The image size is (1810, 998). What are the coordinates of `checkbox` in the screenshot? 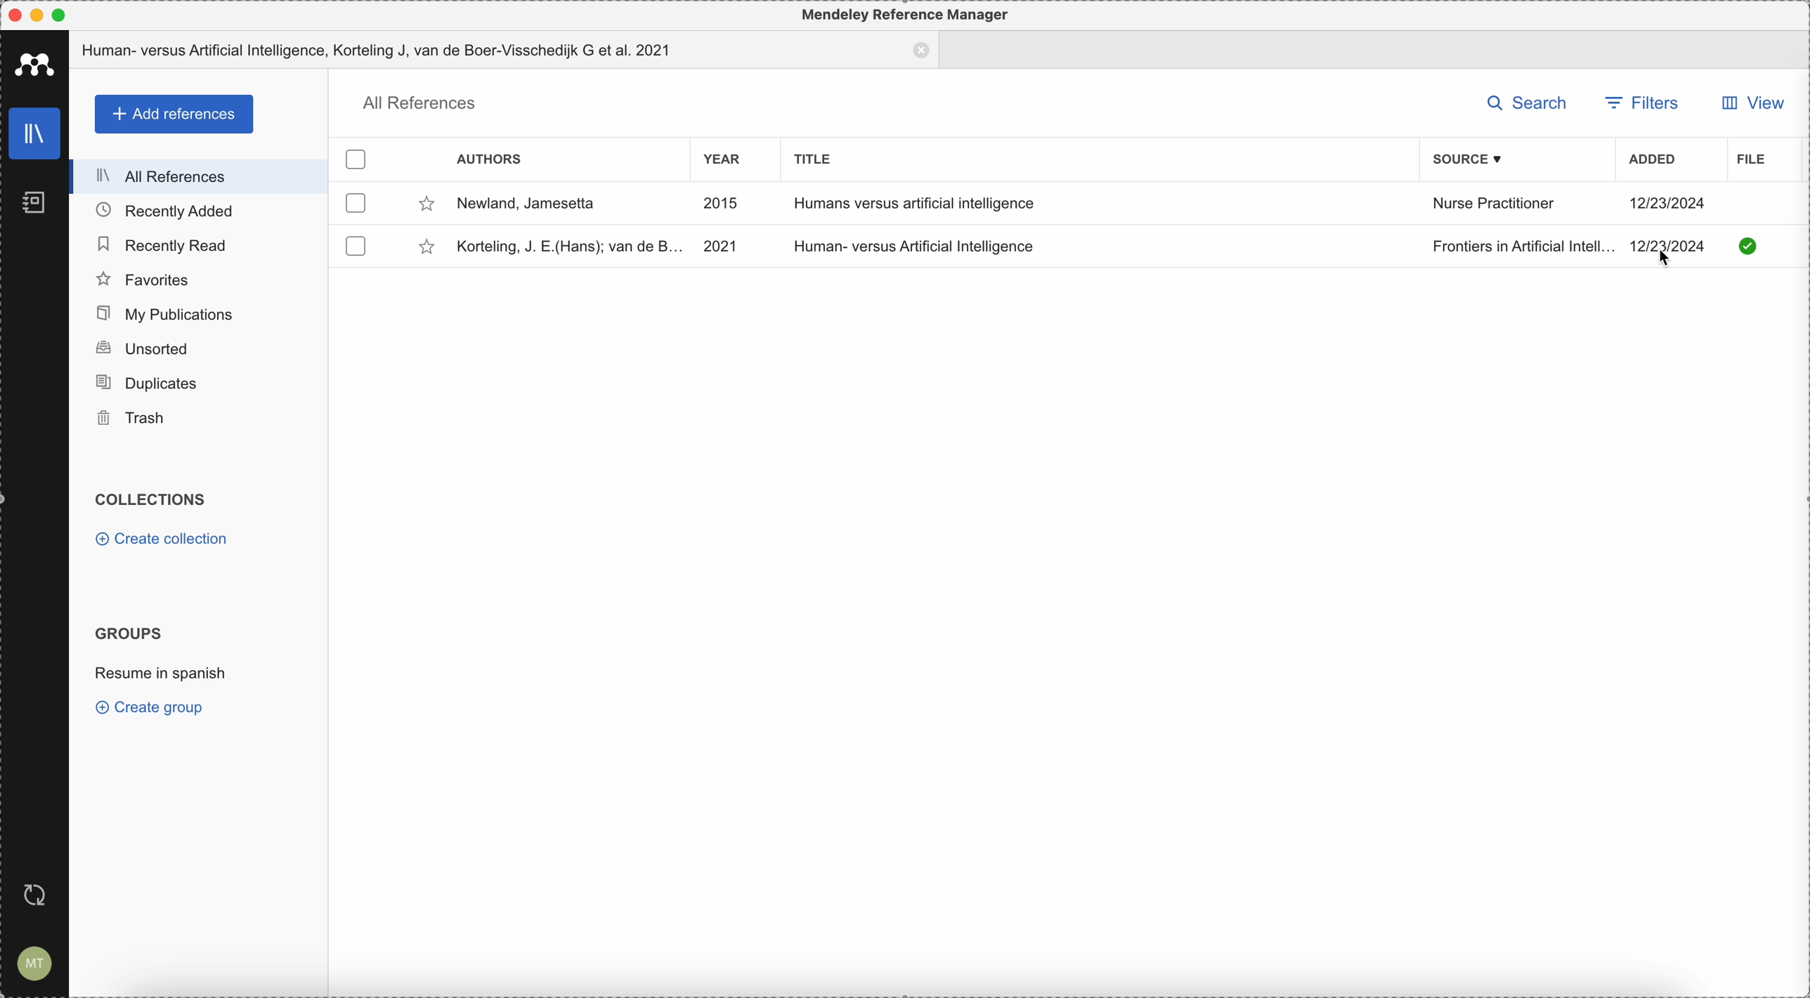 It's located at (358, 156).